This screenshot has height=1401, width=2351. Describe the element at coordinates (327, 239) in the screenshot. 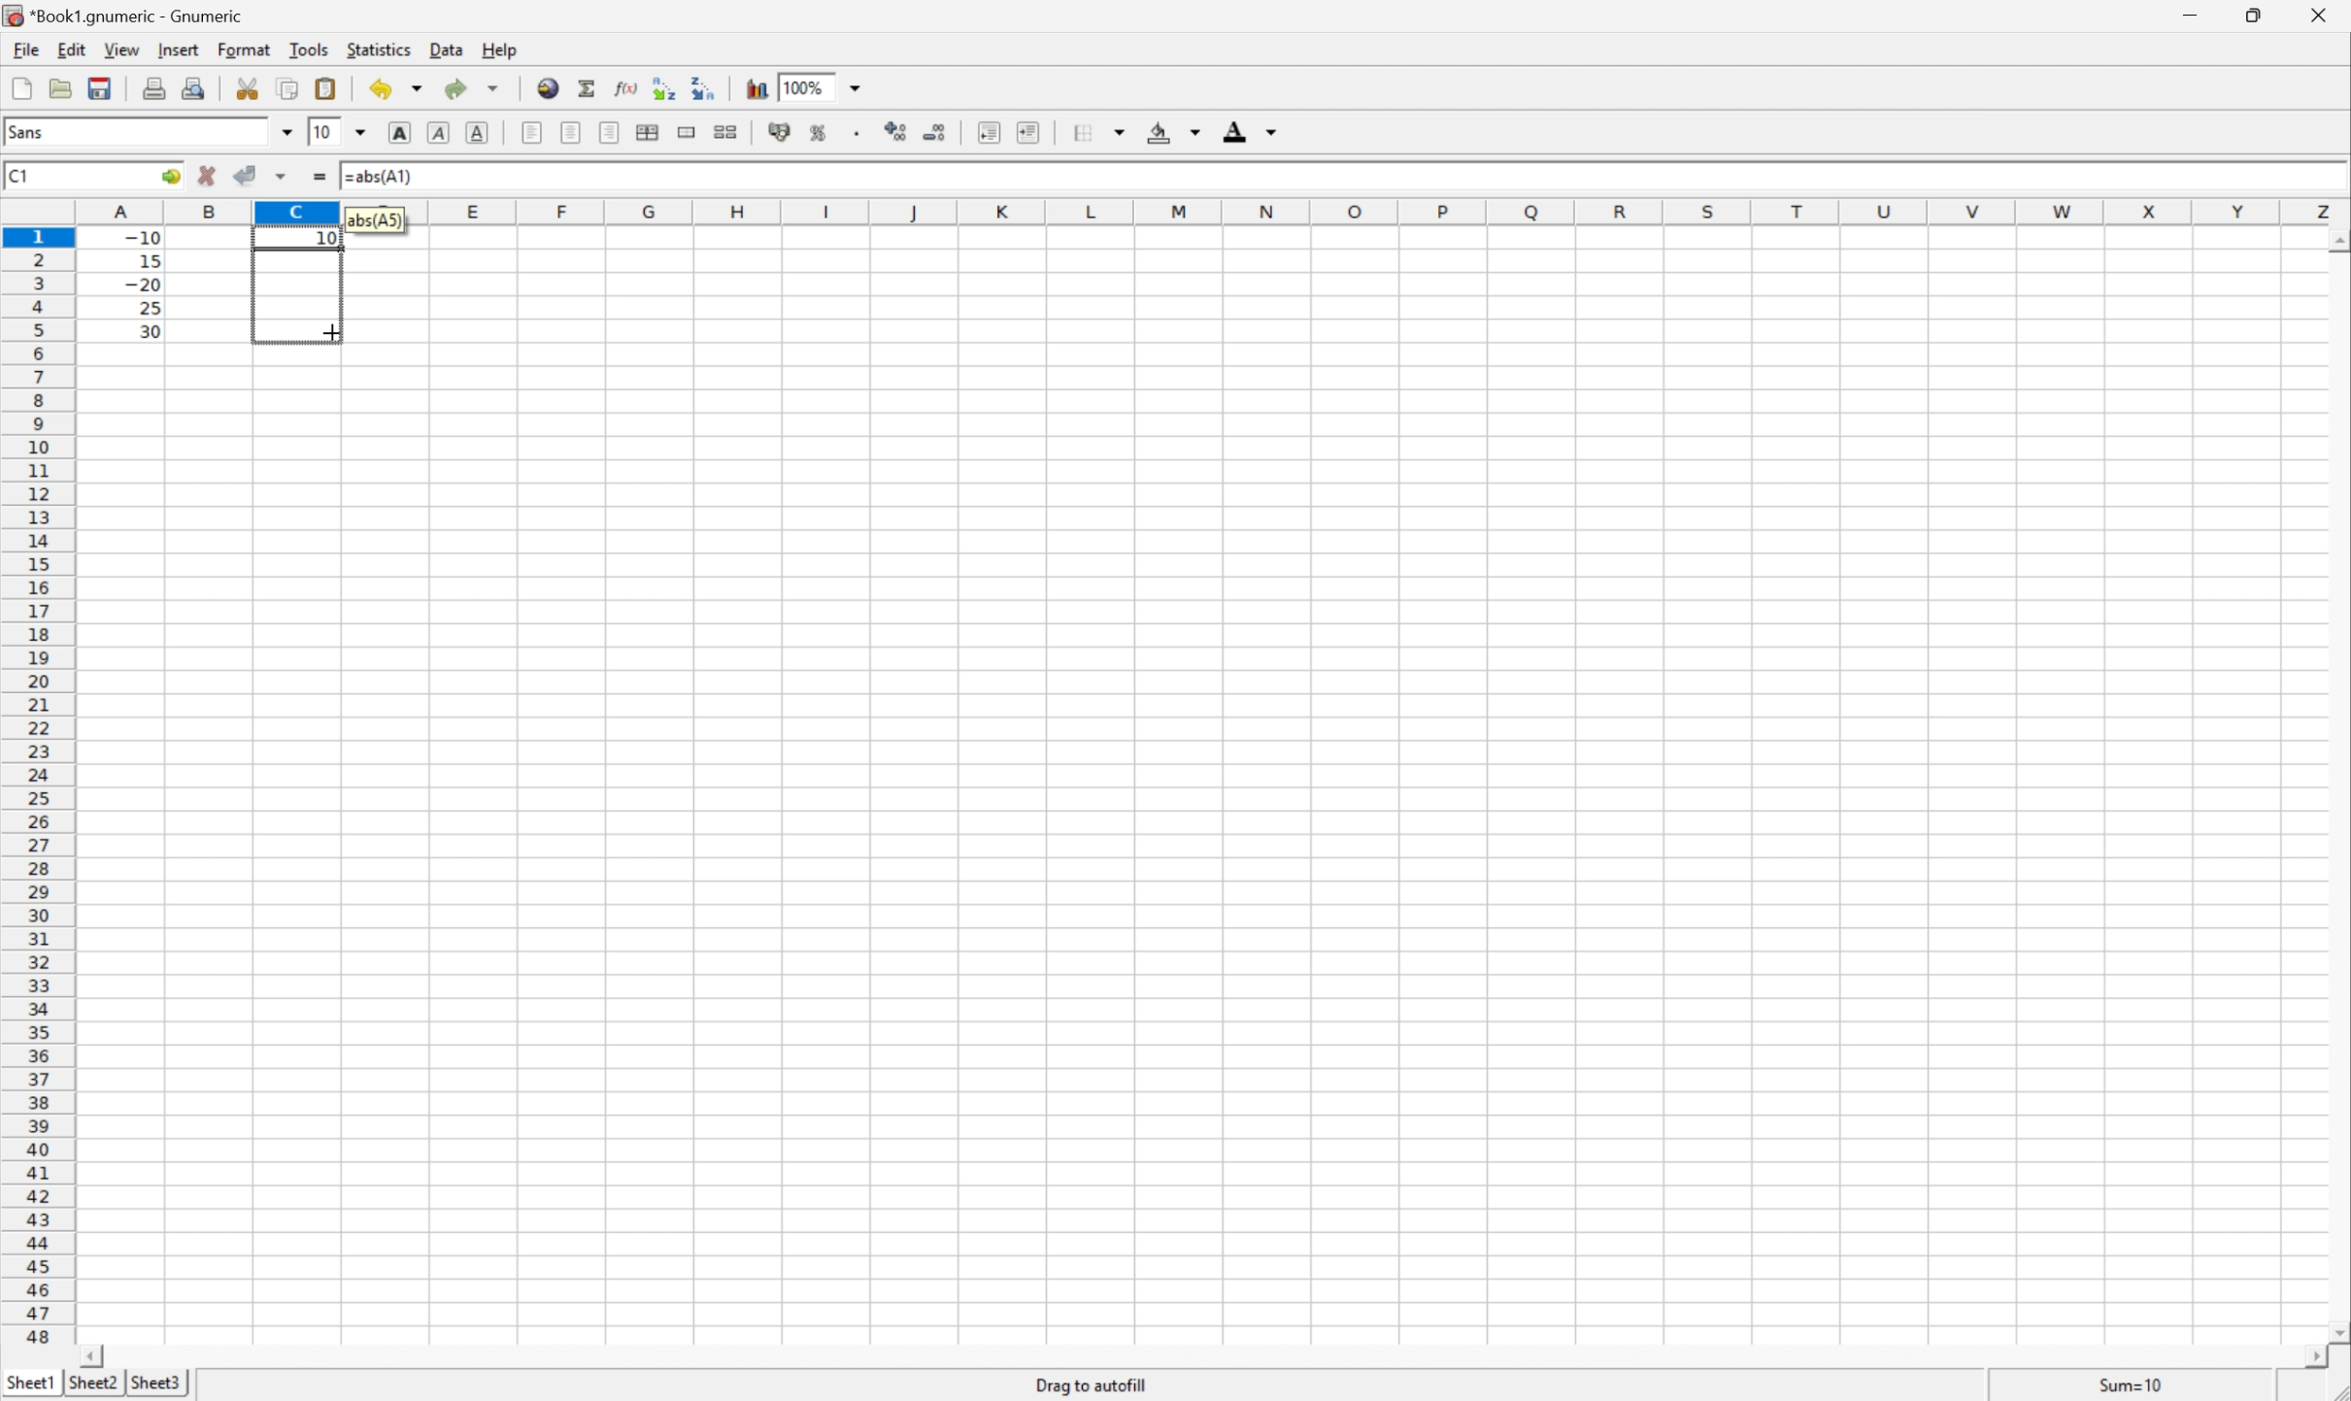

I see `10` at that location.